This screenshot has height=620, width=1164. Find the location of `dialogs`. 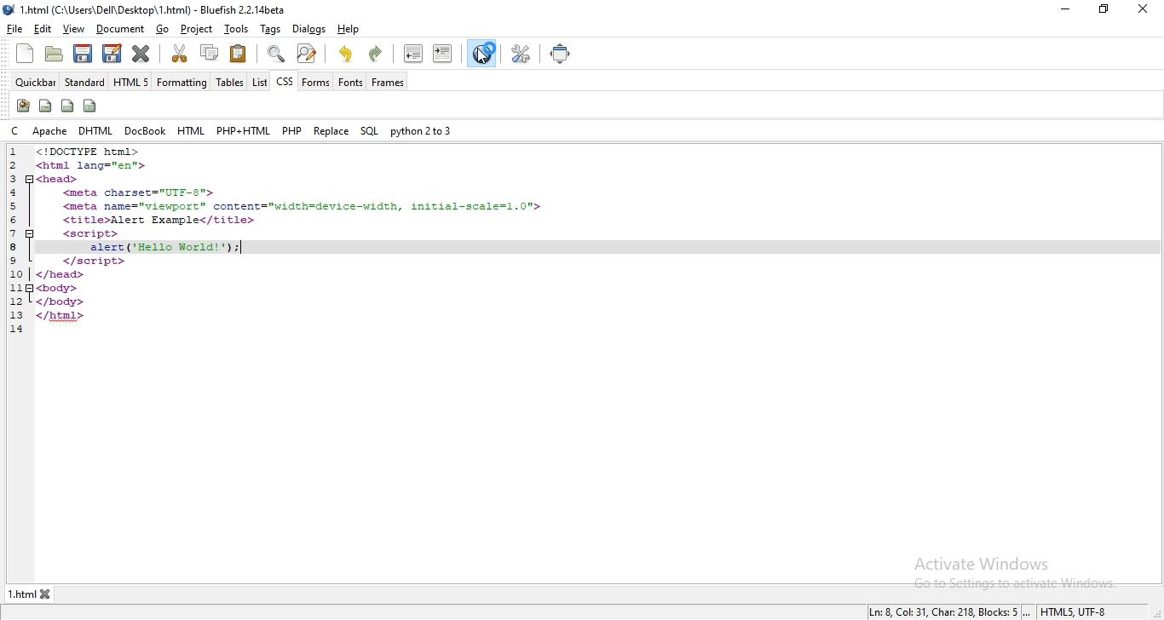

dialogs is located at coordinates (308, 29).